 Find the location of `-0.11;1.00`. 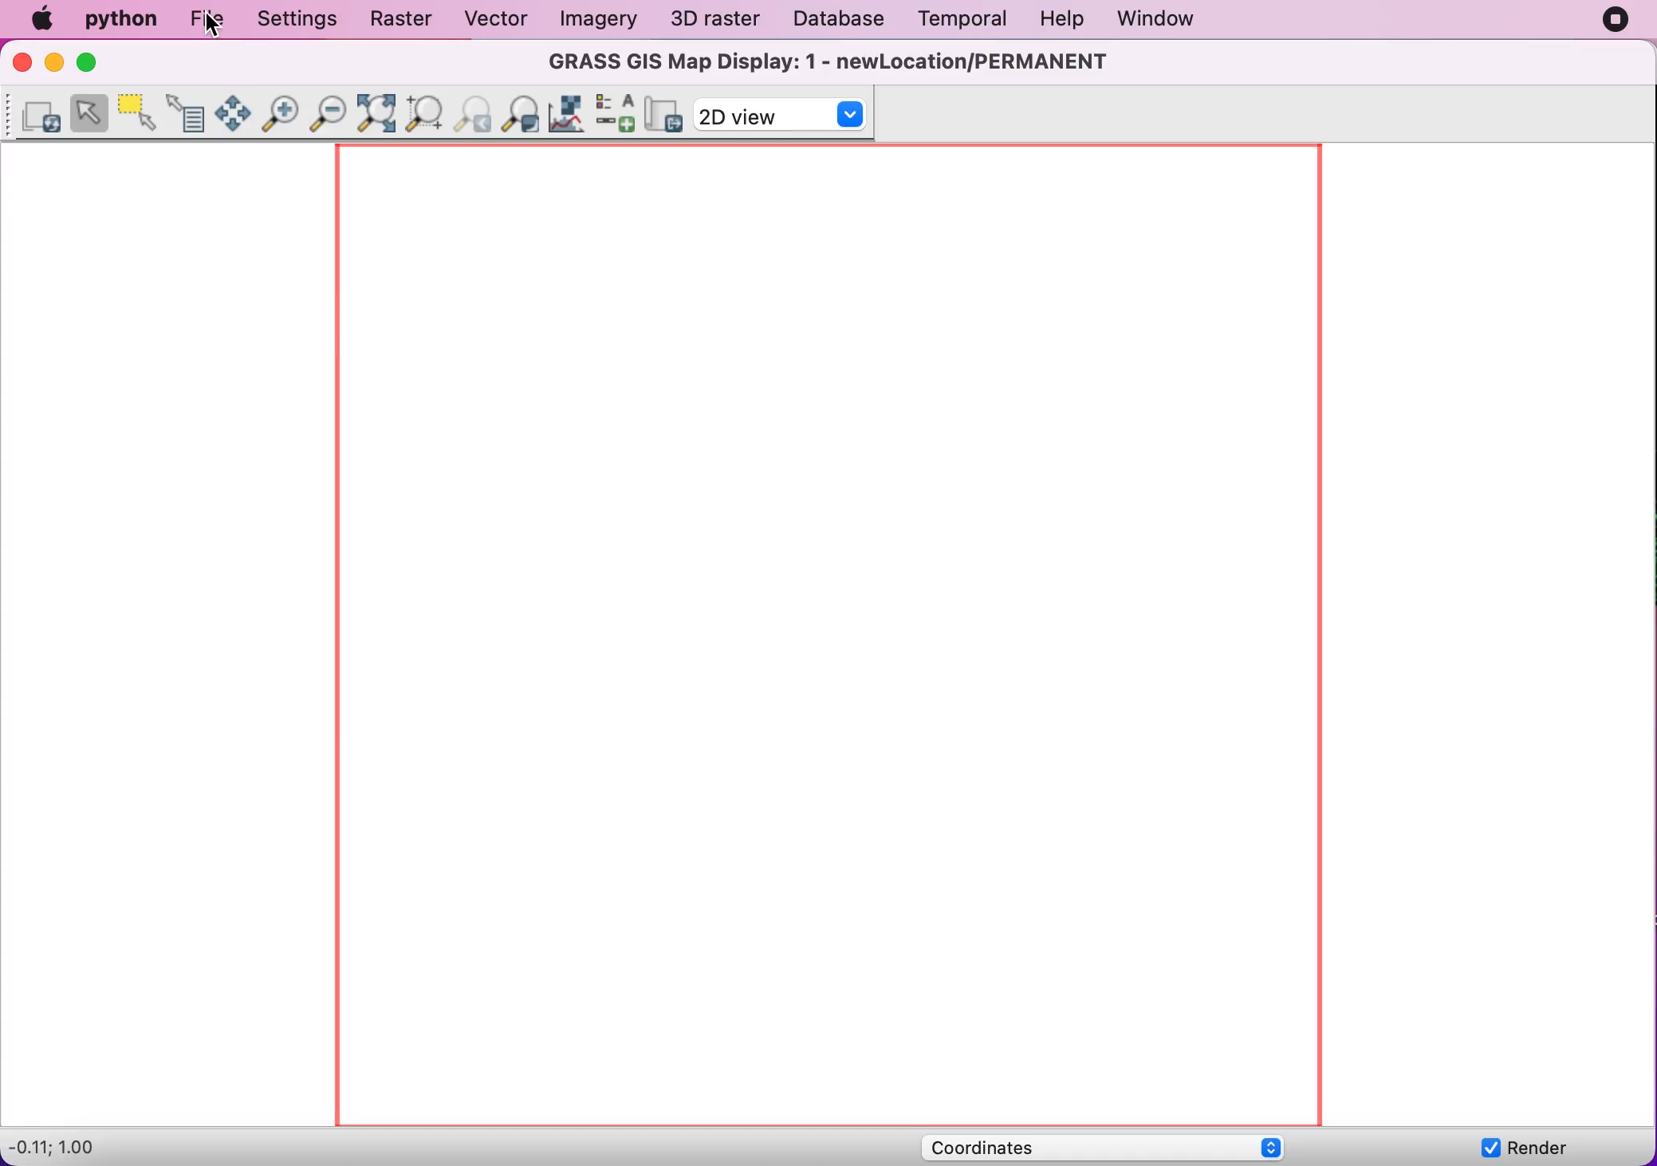

-0.11;1.00 is located at coordinates (85, 1147).